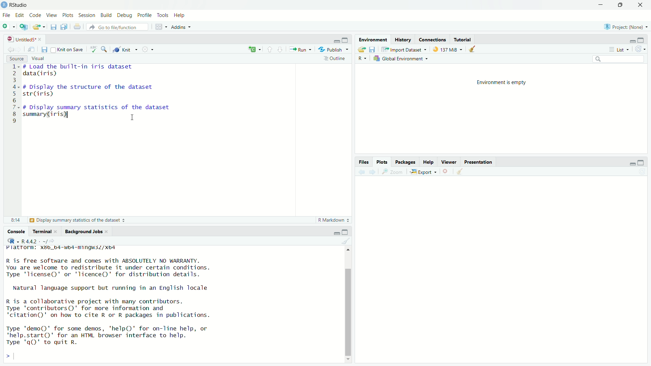  What do you see at coordinates (35, 15) in the screenshot?
I see `Code` at bounding box center [35, 15].